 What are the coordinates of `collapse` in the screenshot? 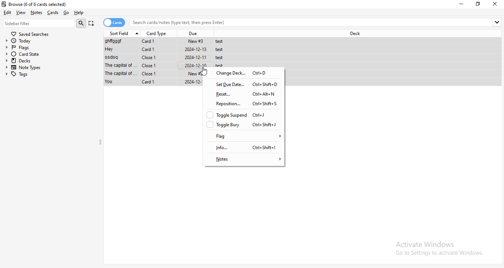 It's located at (101, 143).